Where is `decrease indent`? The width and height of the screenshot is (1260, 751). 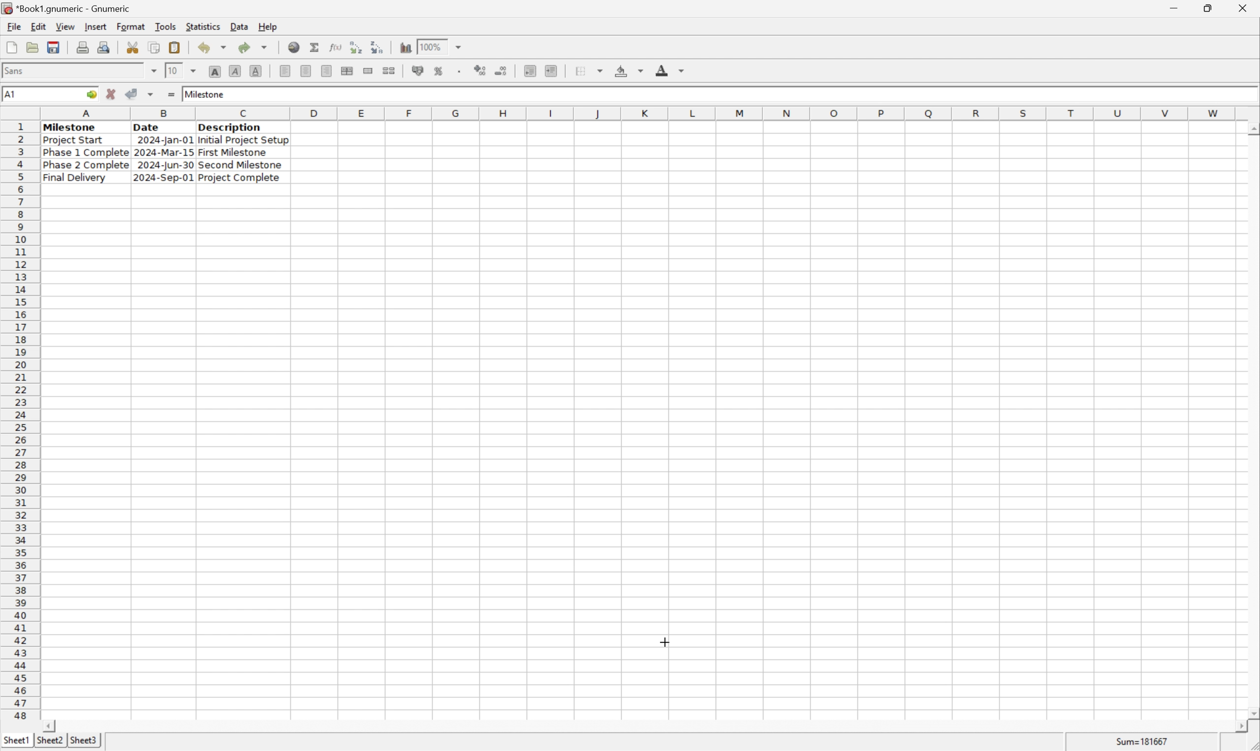 decrease indent is located at coordinates (530, 72).